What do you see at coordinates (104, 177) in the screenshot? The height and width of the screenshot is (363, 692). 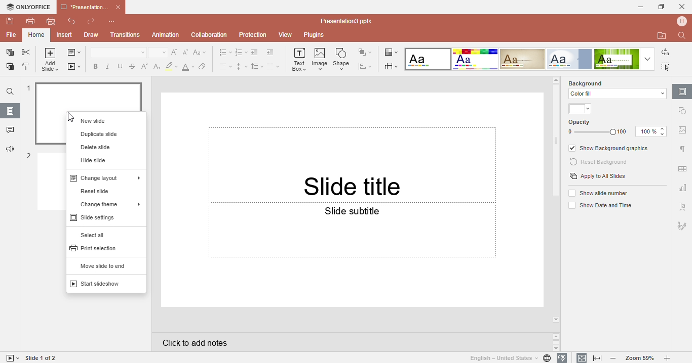 I see `Change layout` at bounding box center [104, 177].